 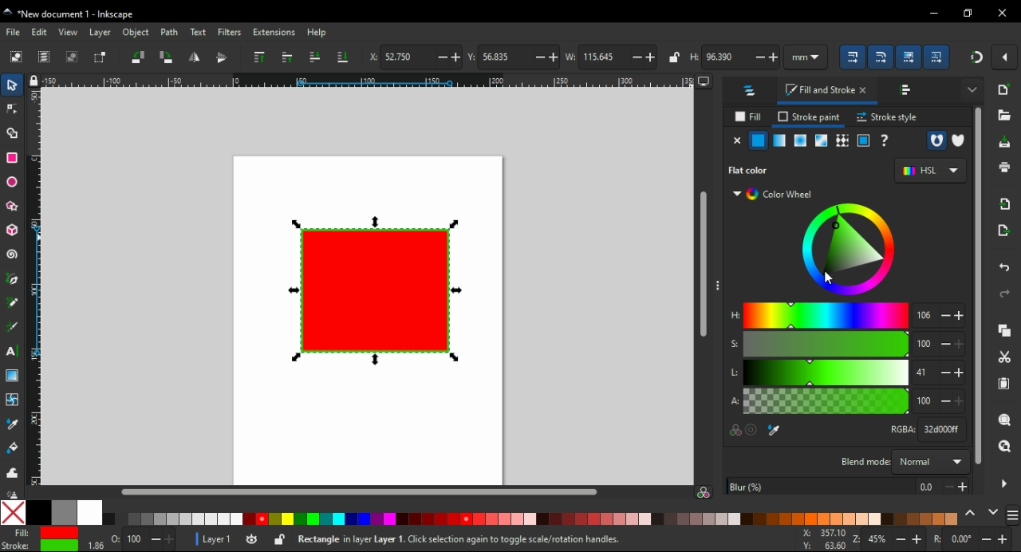 I want to click on RGBA code, so click(x=901, y=429).